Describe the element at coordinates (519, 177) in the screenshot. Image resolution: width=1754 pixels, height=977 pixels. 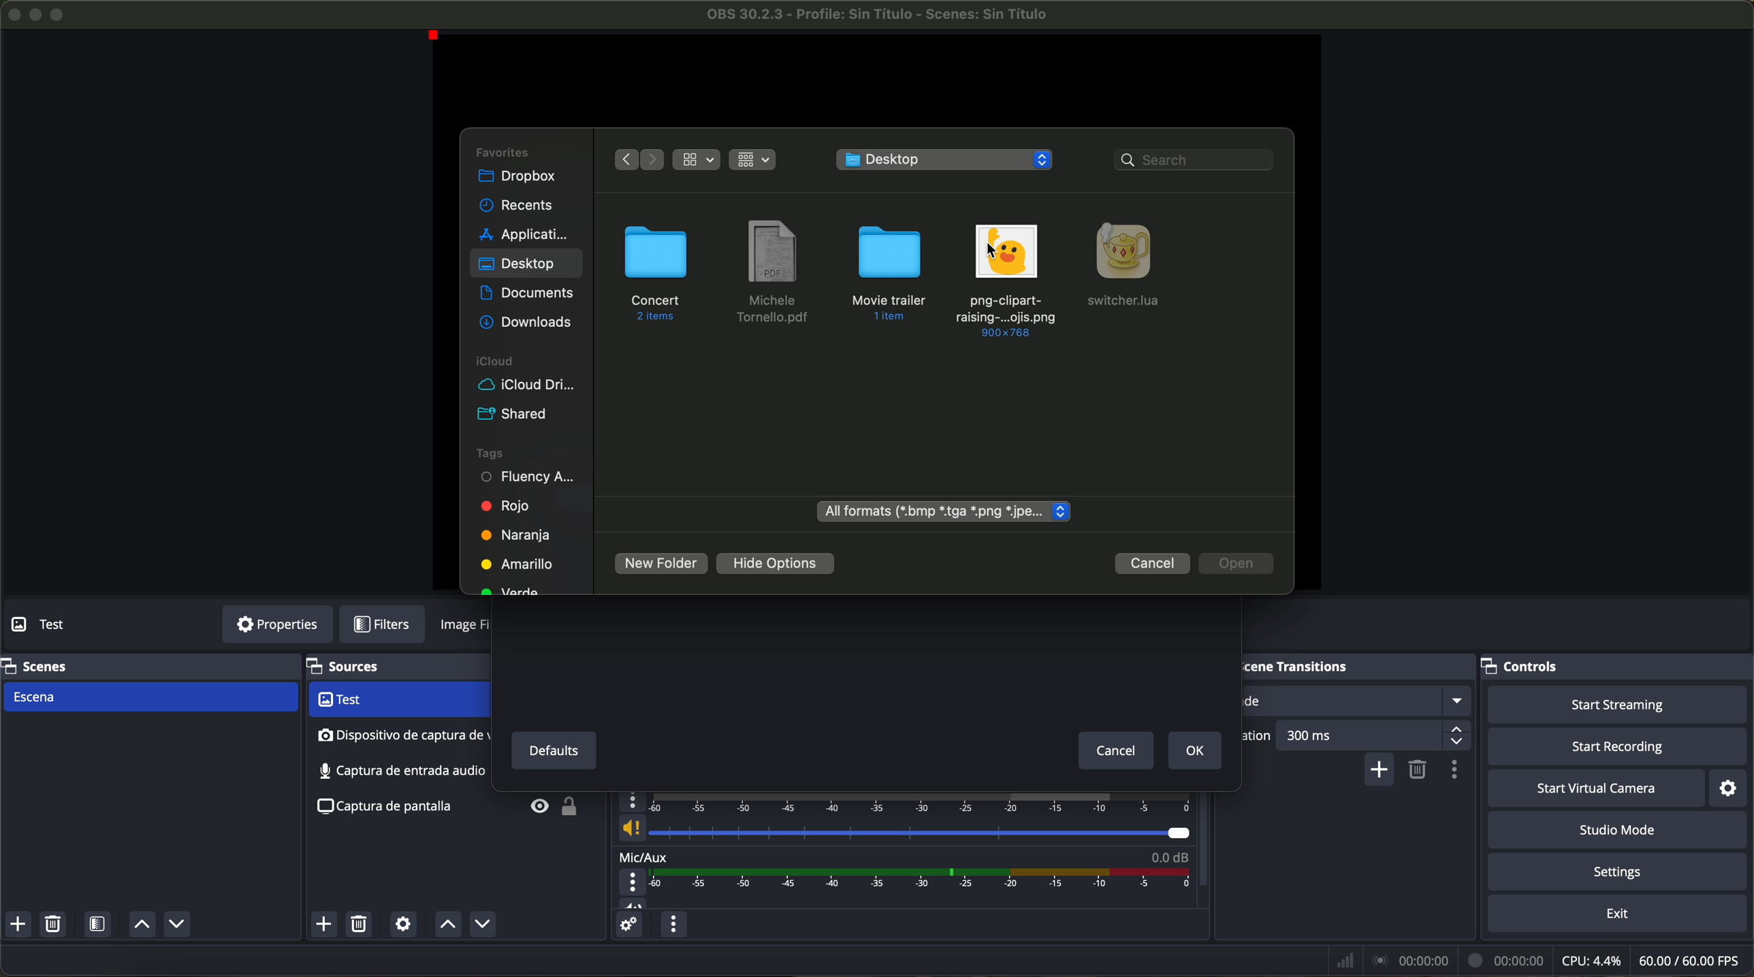
I see `dropbox` at that location.